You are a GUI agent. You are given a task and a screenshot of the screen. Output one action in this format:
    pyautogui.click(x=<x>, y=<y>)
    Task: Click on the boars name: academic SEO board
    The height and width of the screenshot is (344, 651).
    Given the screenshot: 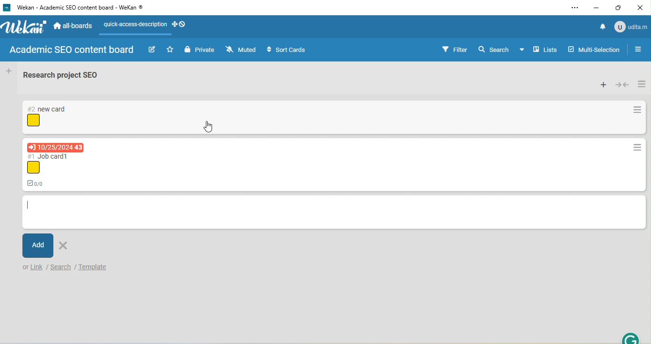 What is the action you would take?
    pyautogui.click(x=71, y=51)
    